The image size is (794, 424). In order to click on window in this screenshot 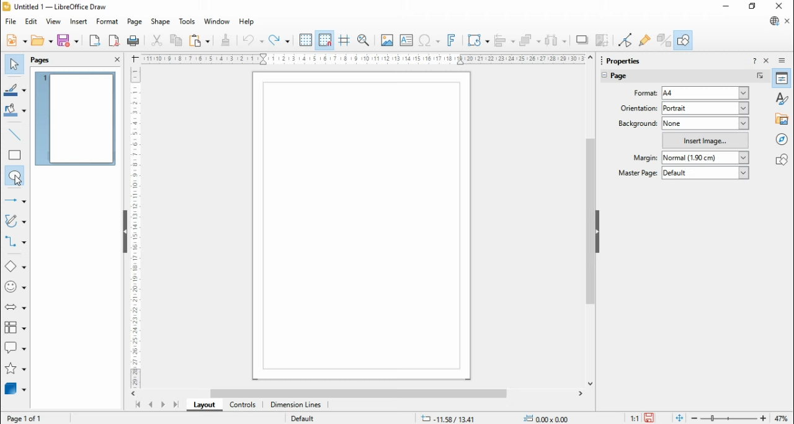, I will do `click(217, 21)`.